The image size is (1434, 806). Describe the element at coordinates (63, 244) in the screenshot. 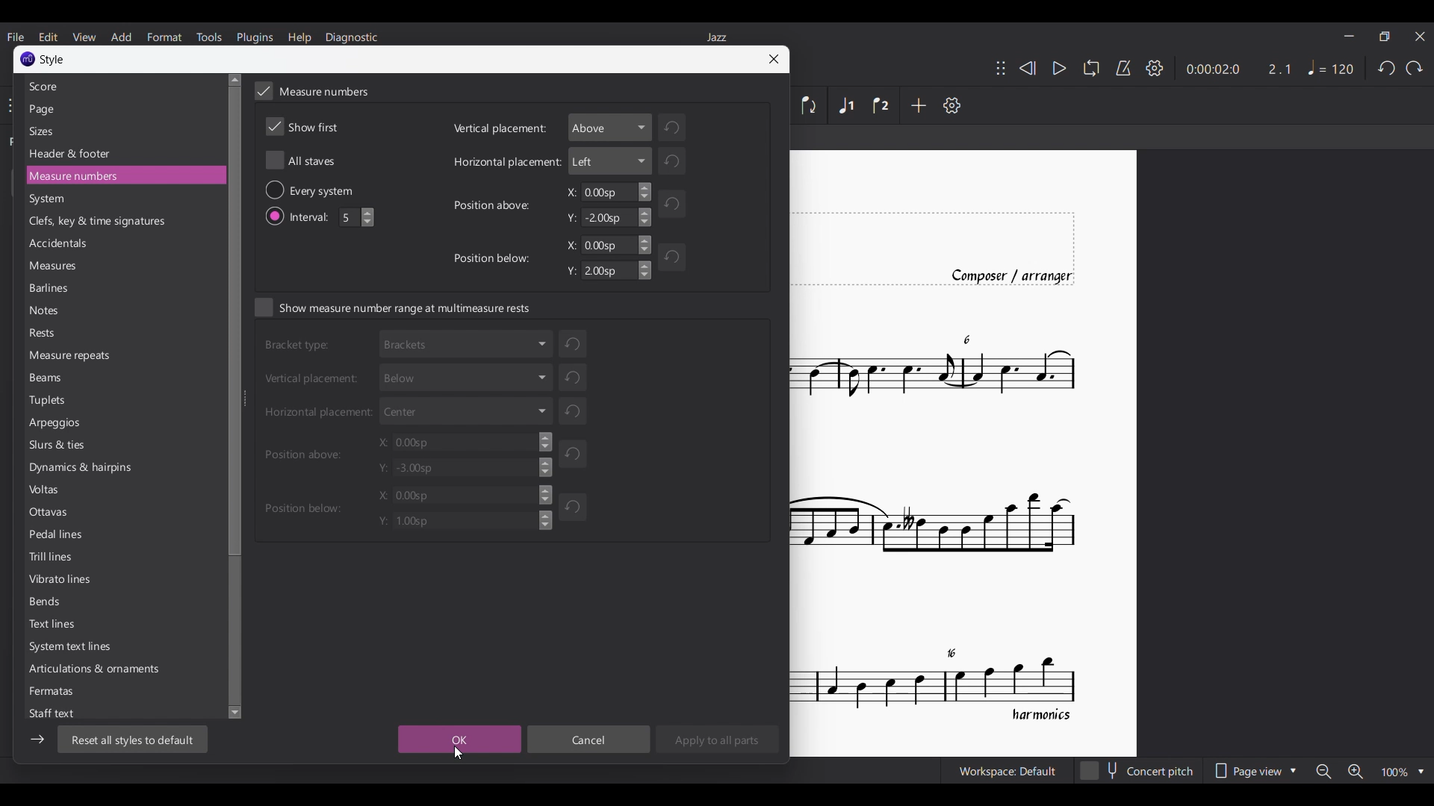

I see `Accidentals` at that location.